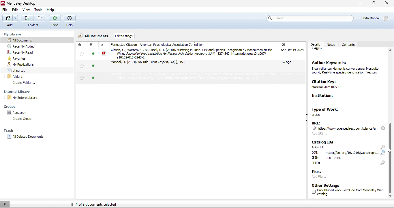 The width and height of the screenshot is (394, 208). I want to click on recently added, so click(27, 46).